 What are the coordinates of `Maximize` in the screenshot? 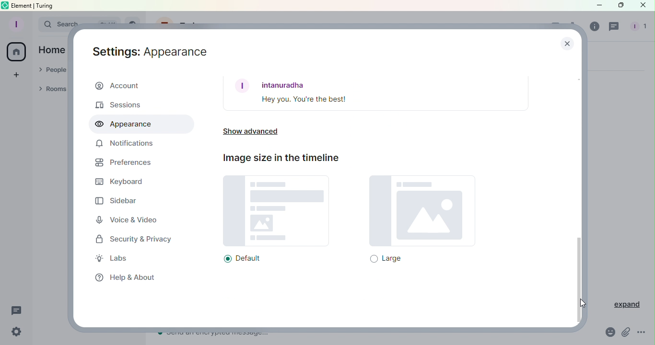 It's located at (619, 6).